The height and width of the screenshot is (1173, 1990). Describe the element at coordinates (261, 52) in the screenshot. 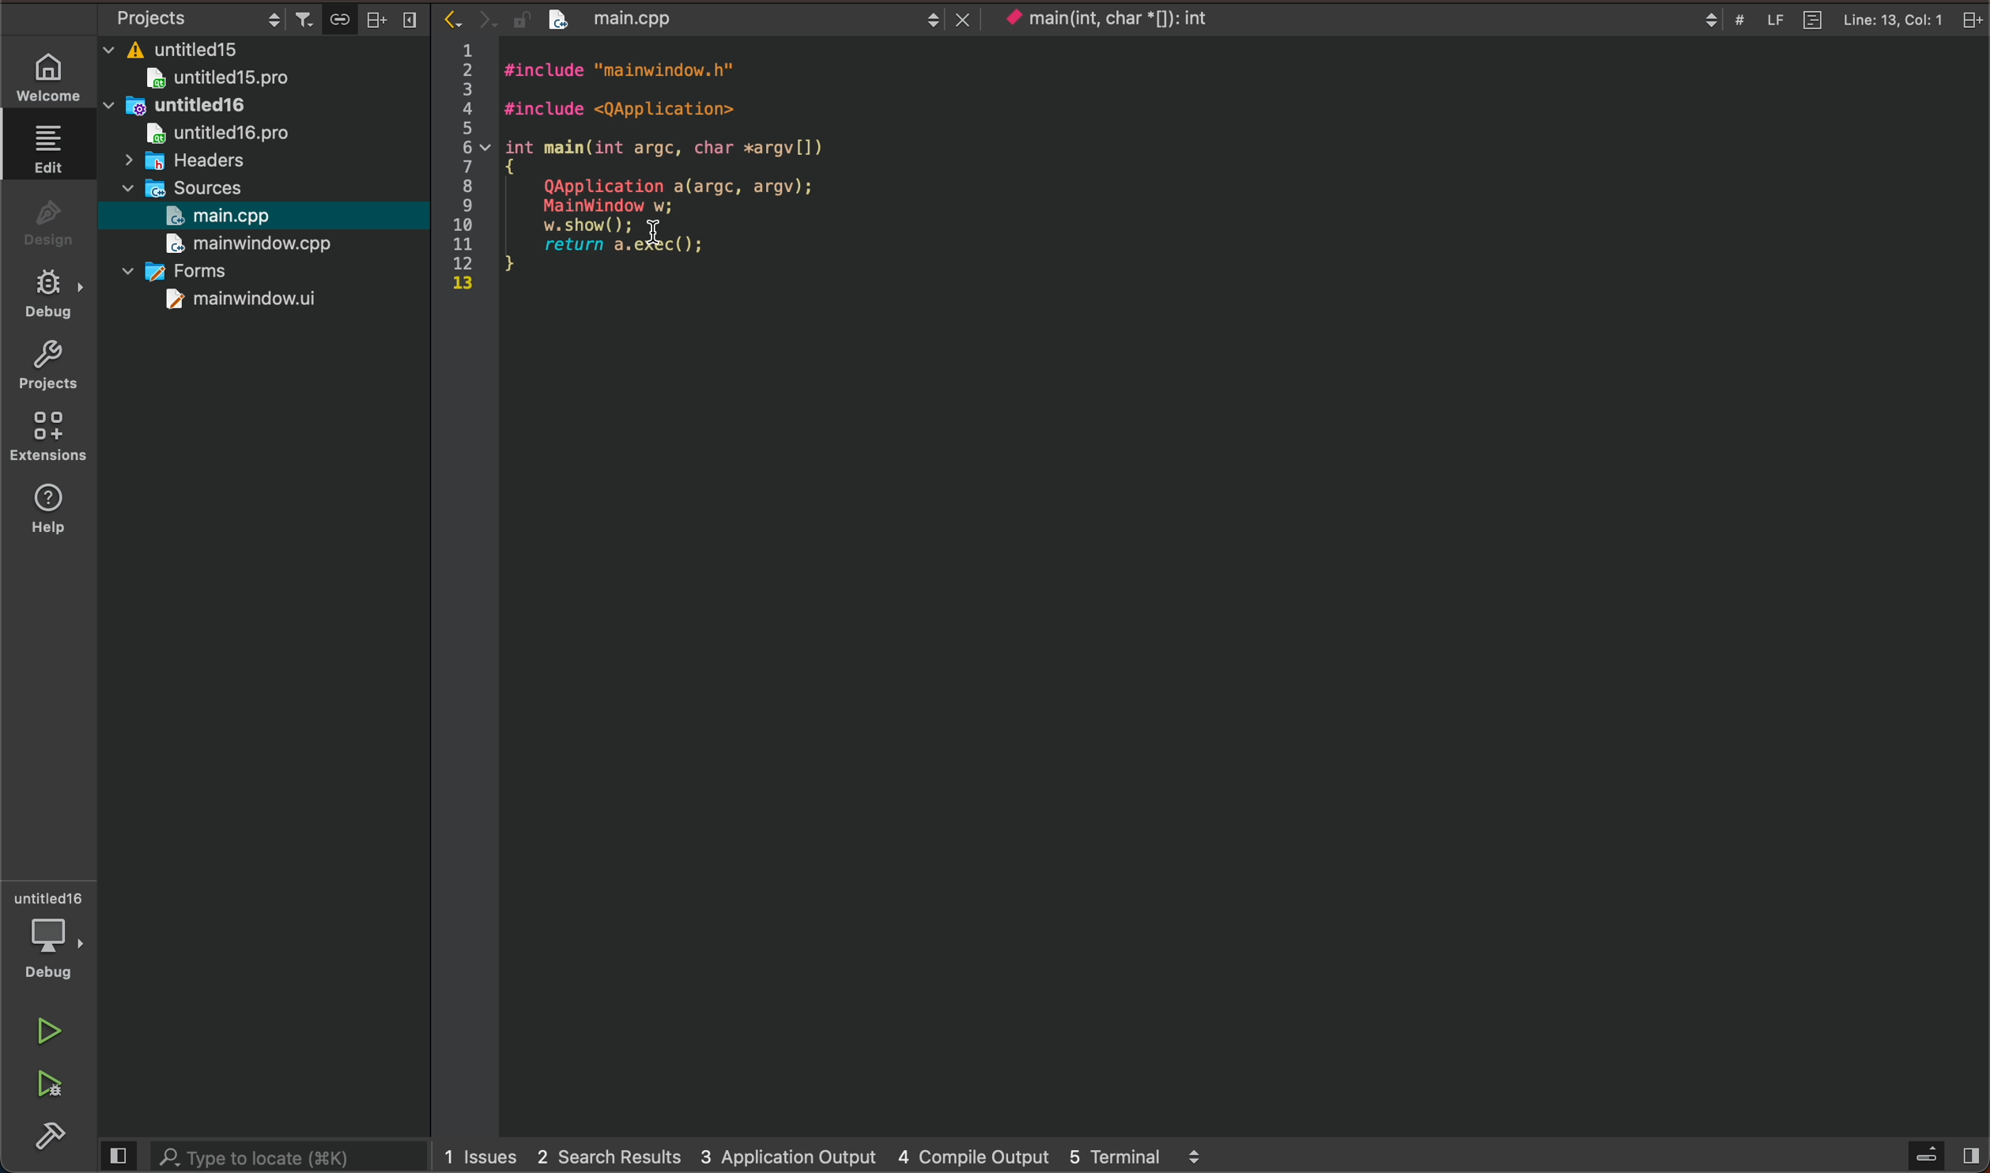

I see `files and folders` at that location.